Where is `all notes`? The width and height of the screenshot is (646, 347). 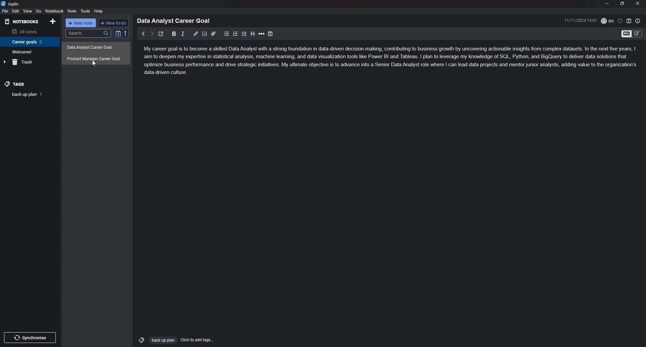
all notes is located at coordinates (29, 31).